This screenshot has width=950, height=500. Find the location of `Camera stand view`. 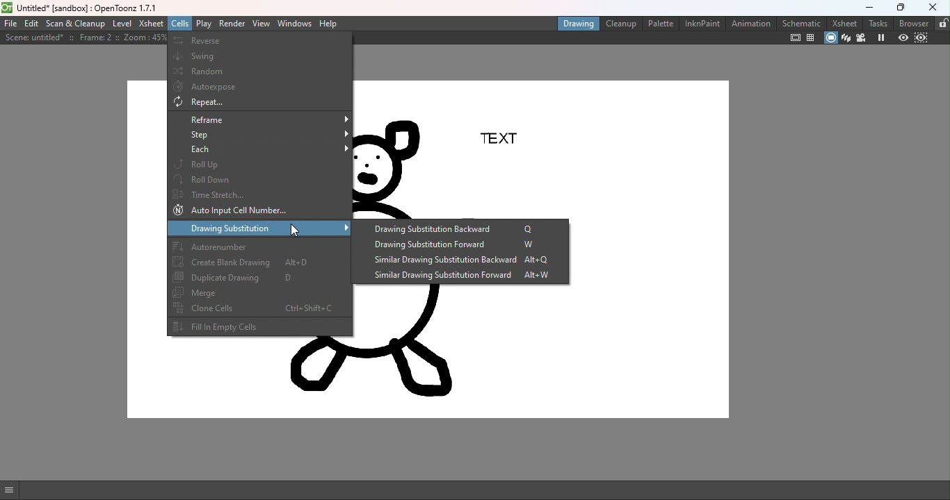

Camera stand view is located at coordinates (830, 38).